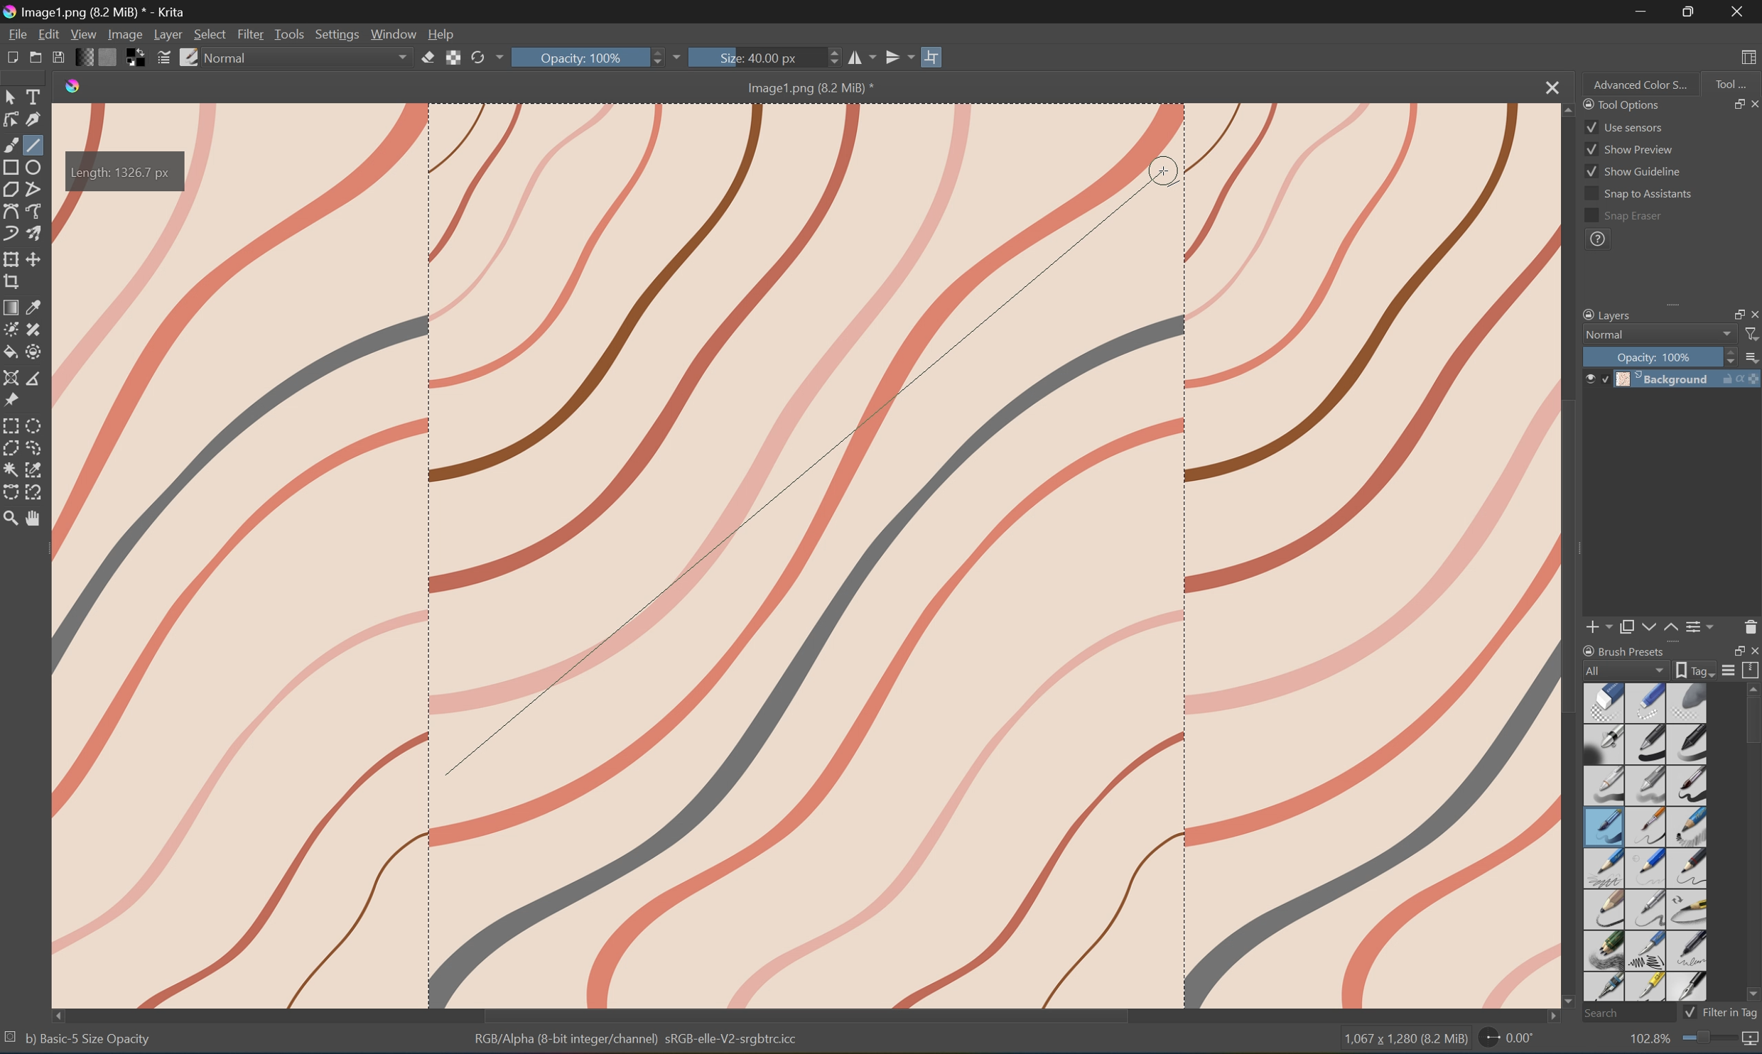 The height and width of the screenshot is (1054, 1762). What do you see at coordinates (1605, 379) in the screenshot?
I see `Locked` at bounding box center [1605, 379].